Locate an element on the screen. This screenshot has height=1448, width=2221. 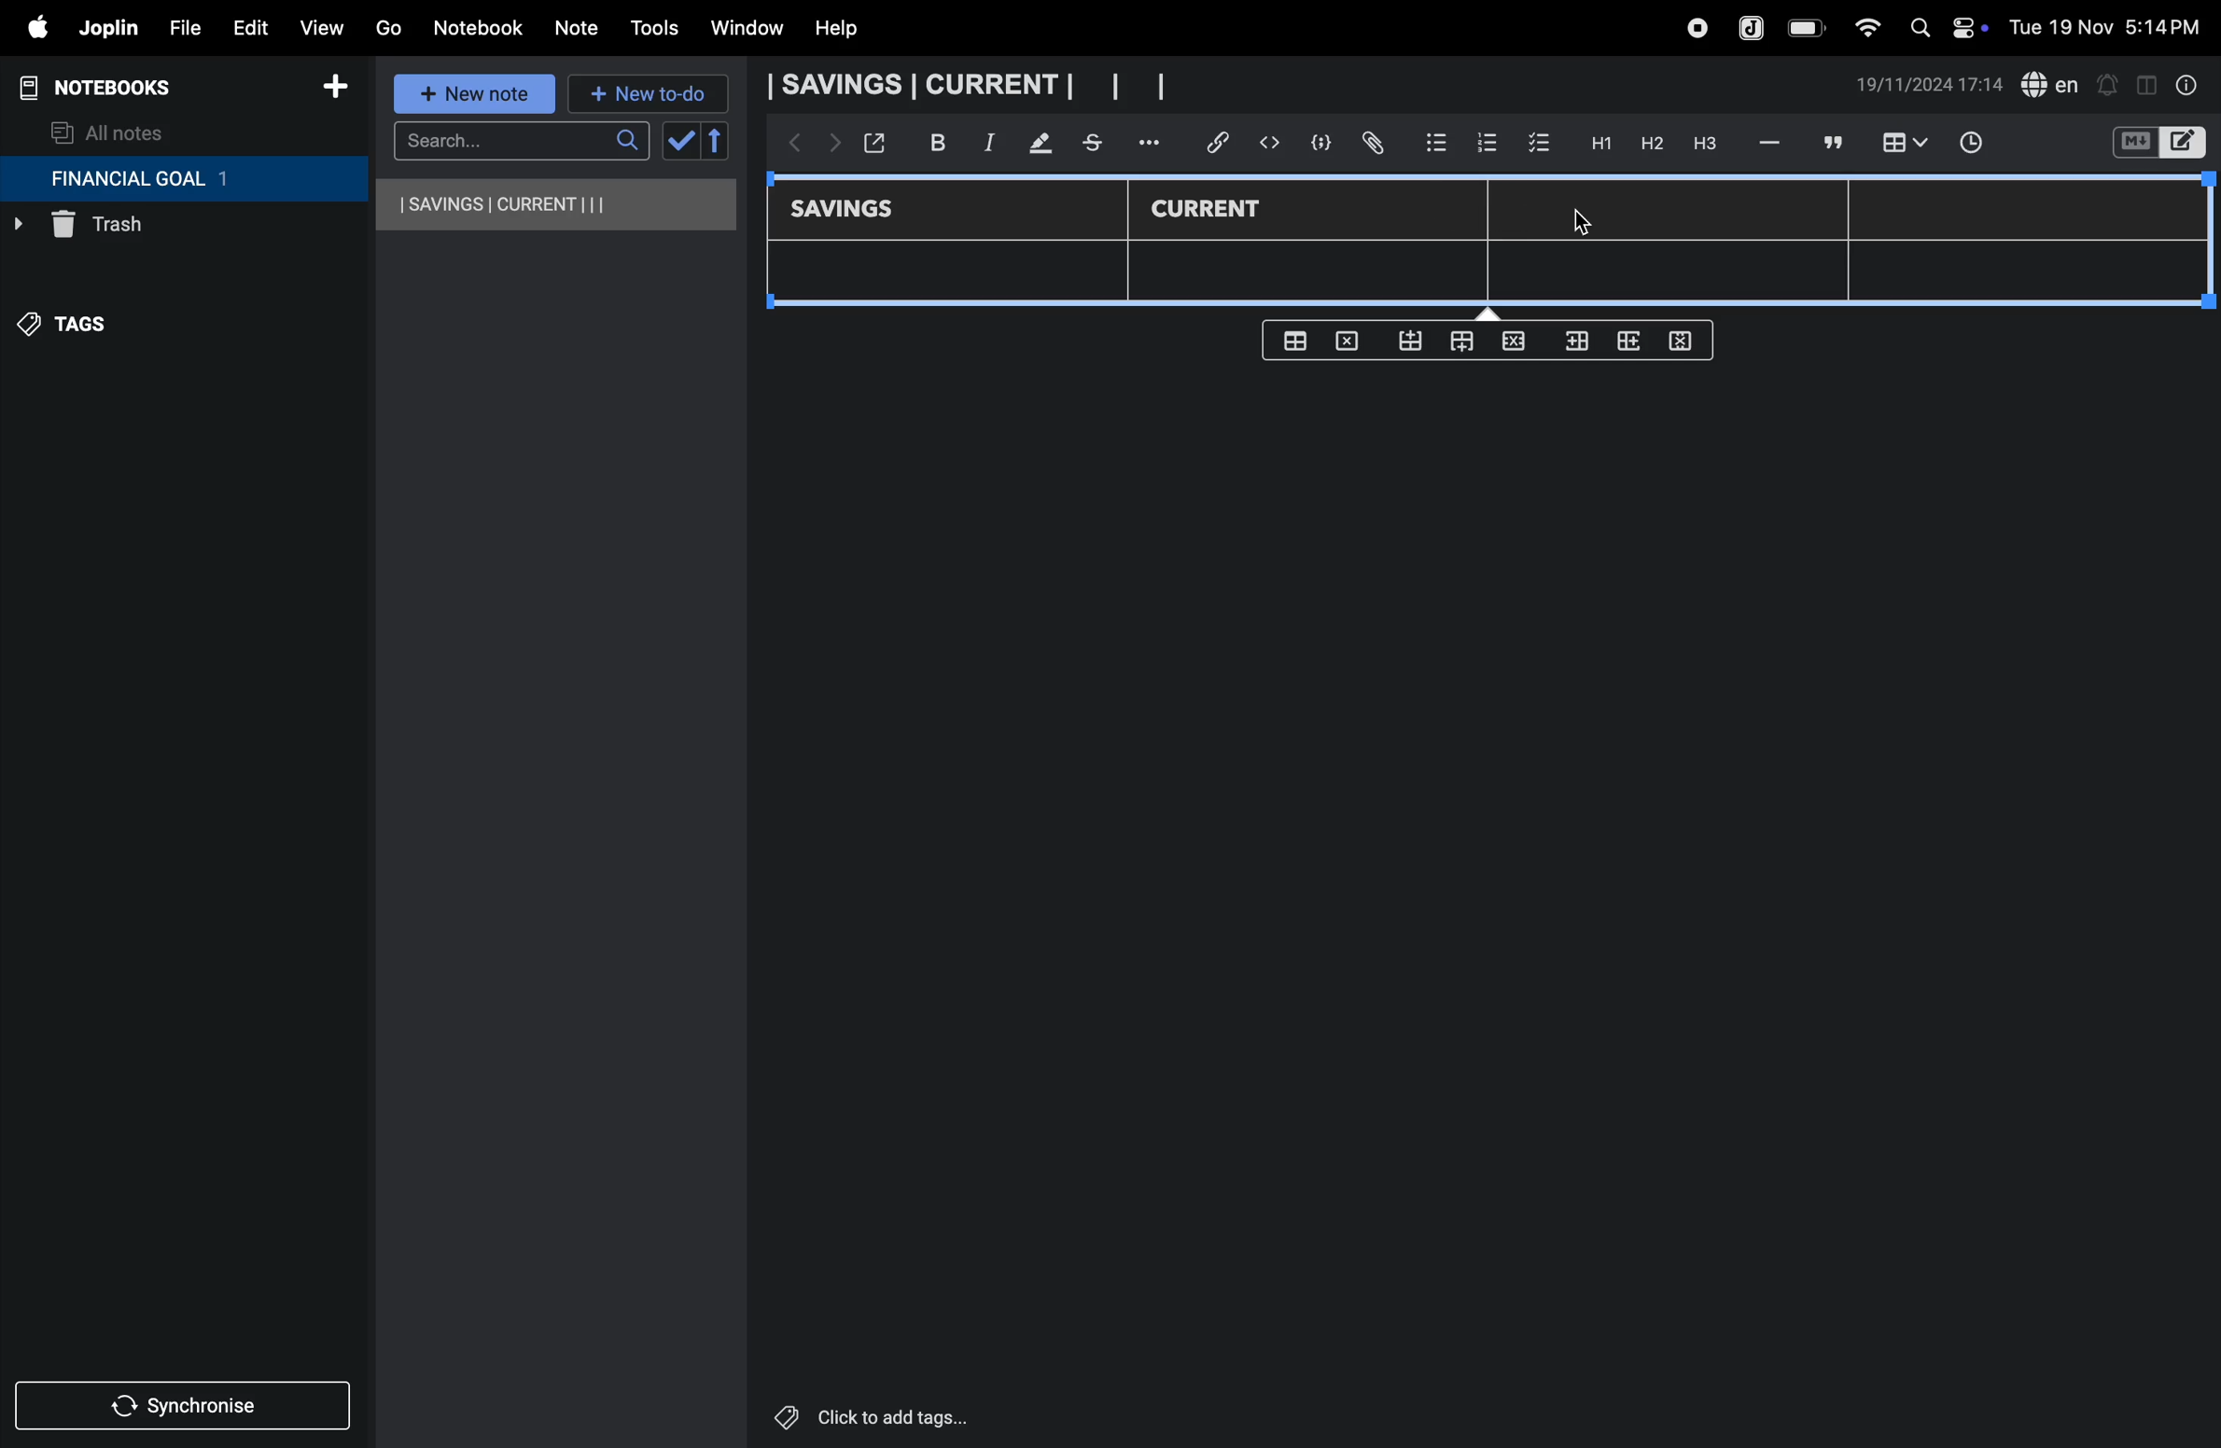
check box is located at coordinates (1540, 144).